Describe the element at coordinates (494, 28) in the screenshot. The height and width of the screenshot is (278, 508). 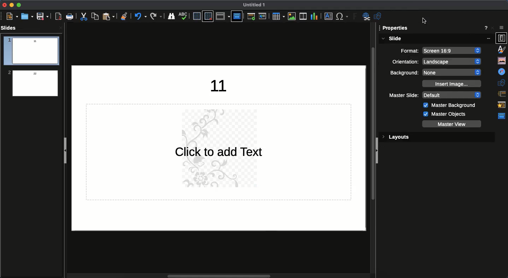
I see `Close` at that location.